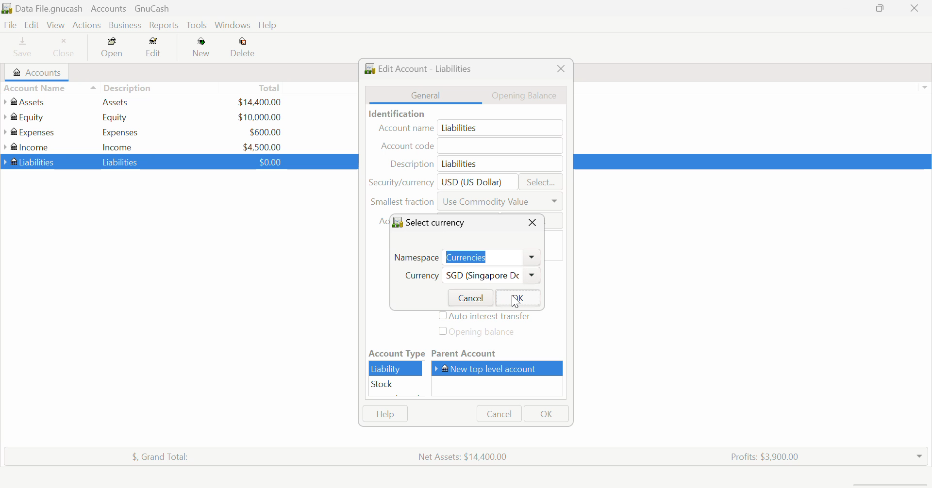 The image size is (932, 488). I want to click on Liability, so click(396, 369).